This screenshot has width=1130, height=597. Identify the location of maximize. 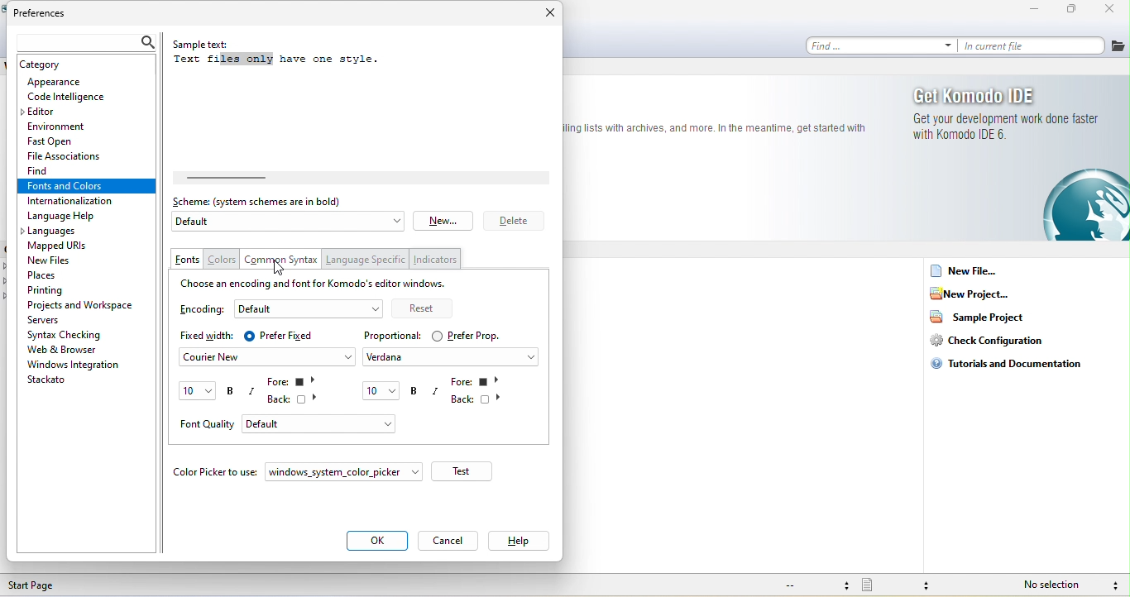
(1065, 10).